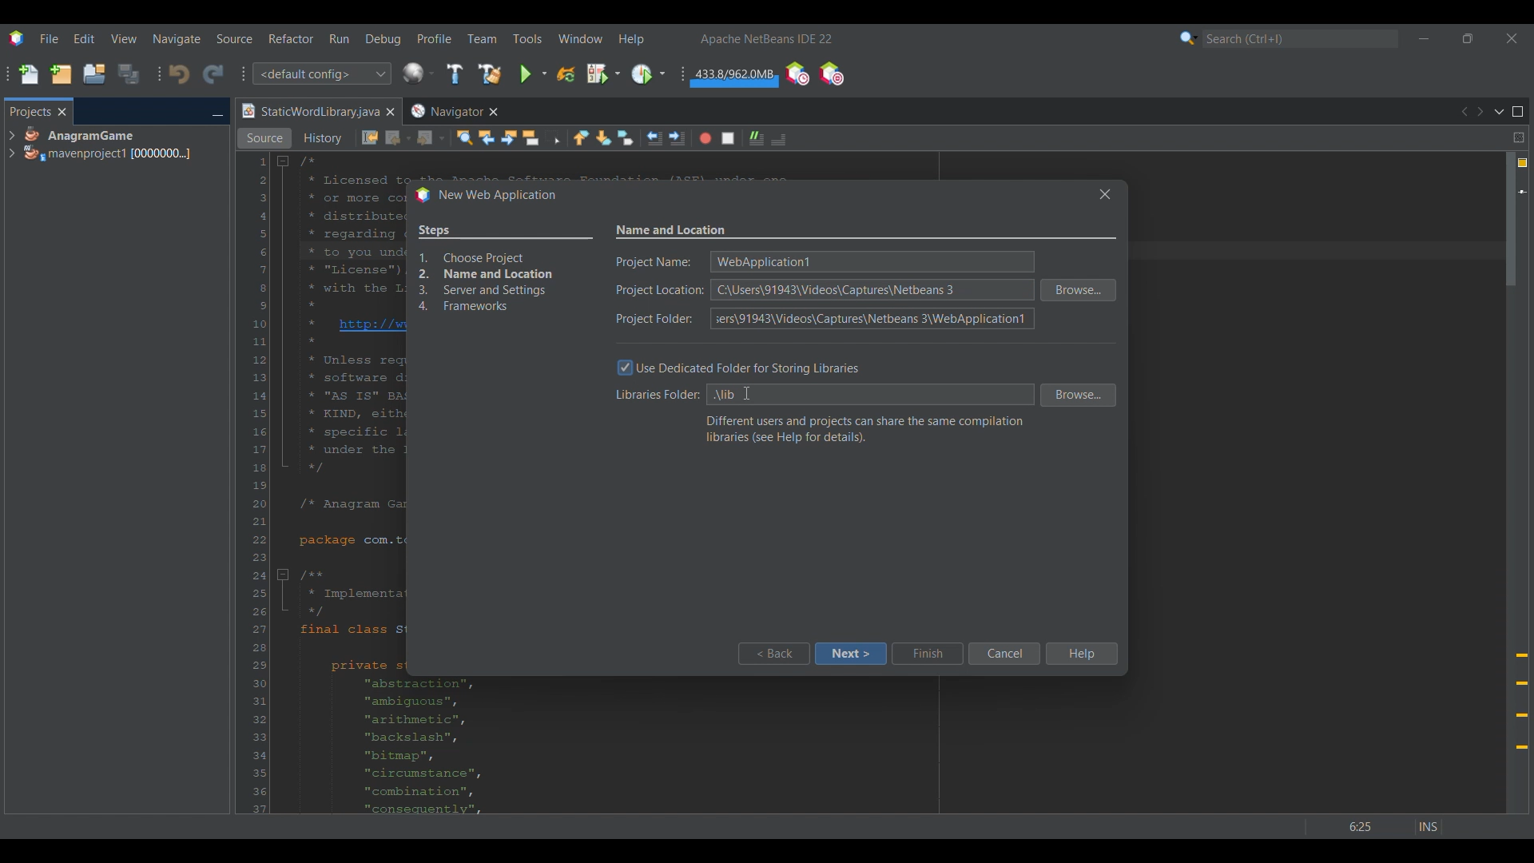  I want to click on Run main project options, so click(534, 74).